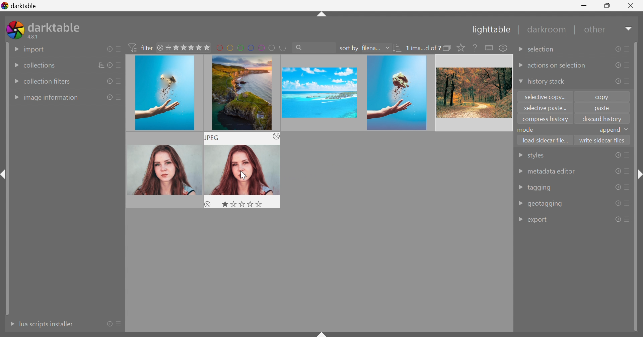 The image size is (643, 337). Describe the element at coordinates (520, 65) in the screenshot. I see `Drop Down` at that location.